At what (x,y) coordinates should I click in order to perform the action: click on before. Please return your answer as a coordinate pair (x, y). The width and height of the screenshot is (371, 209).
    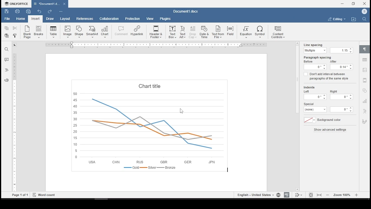
    Looking at the image, I should click on (315, 65).